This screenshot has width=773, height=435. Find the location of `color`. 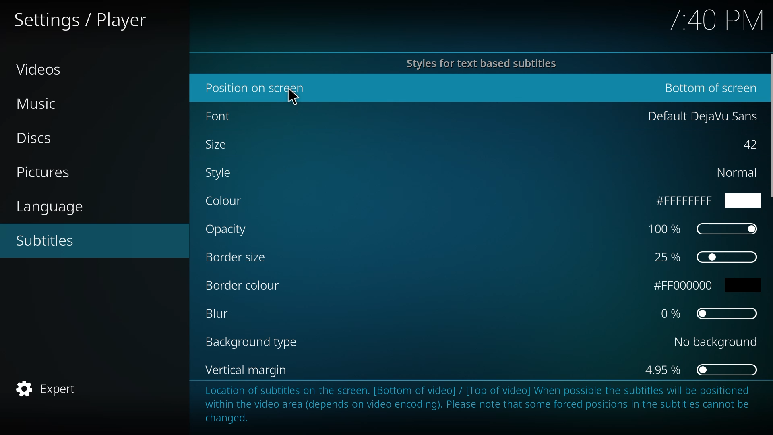

color is located at coordinates (225, 202).